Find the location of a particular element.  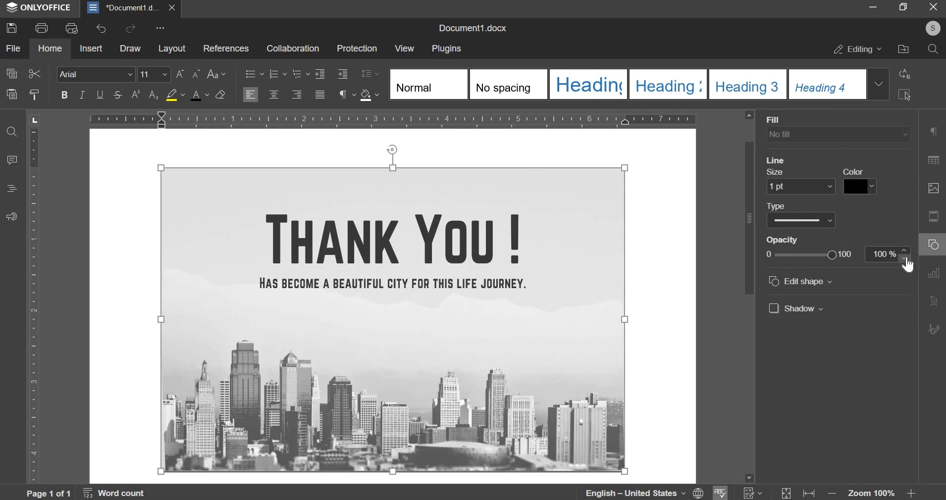

ruler is located at coordinates (394, 118).